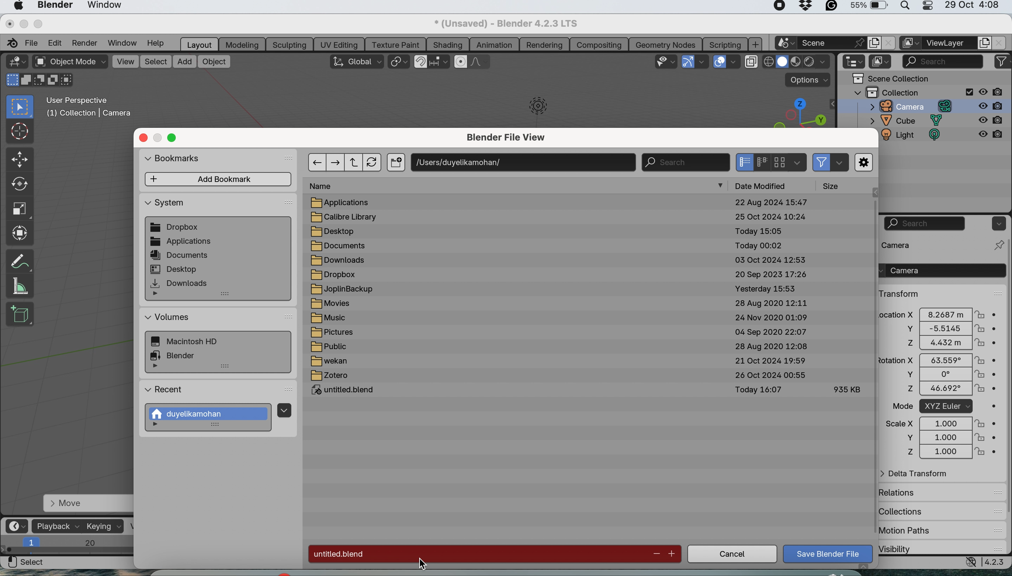  What do you see at coordinates (835, 186) in the screenshot?
I see `size` at bounding box center [835, 186].